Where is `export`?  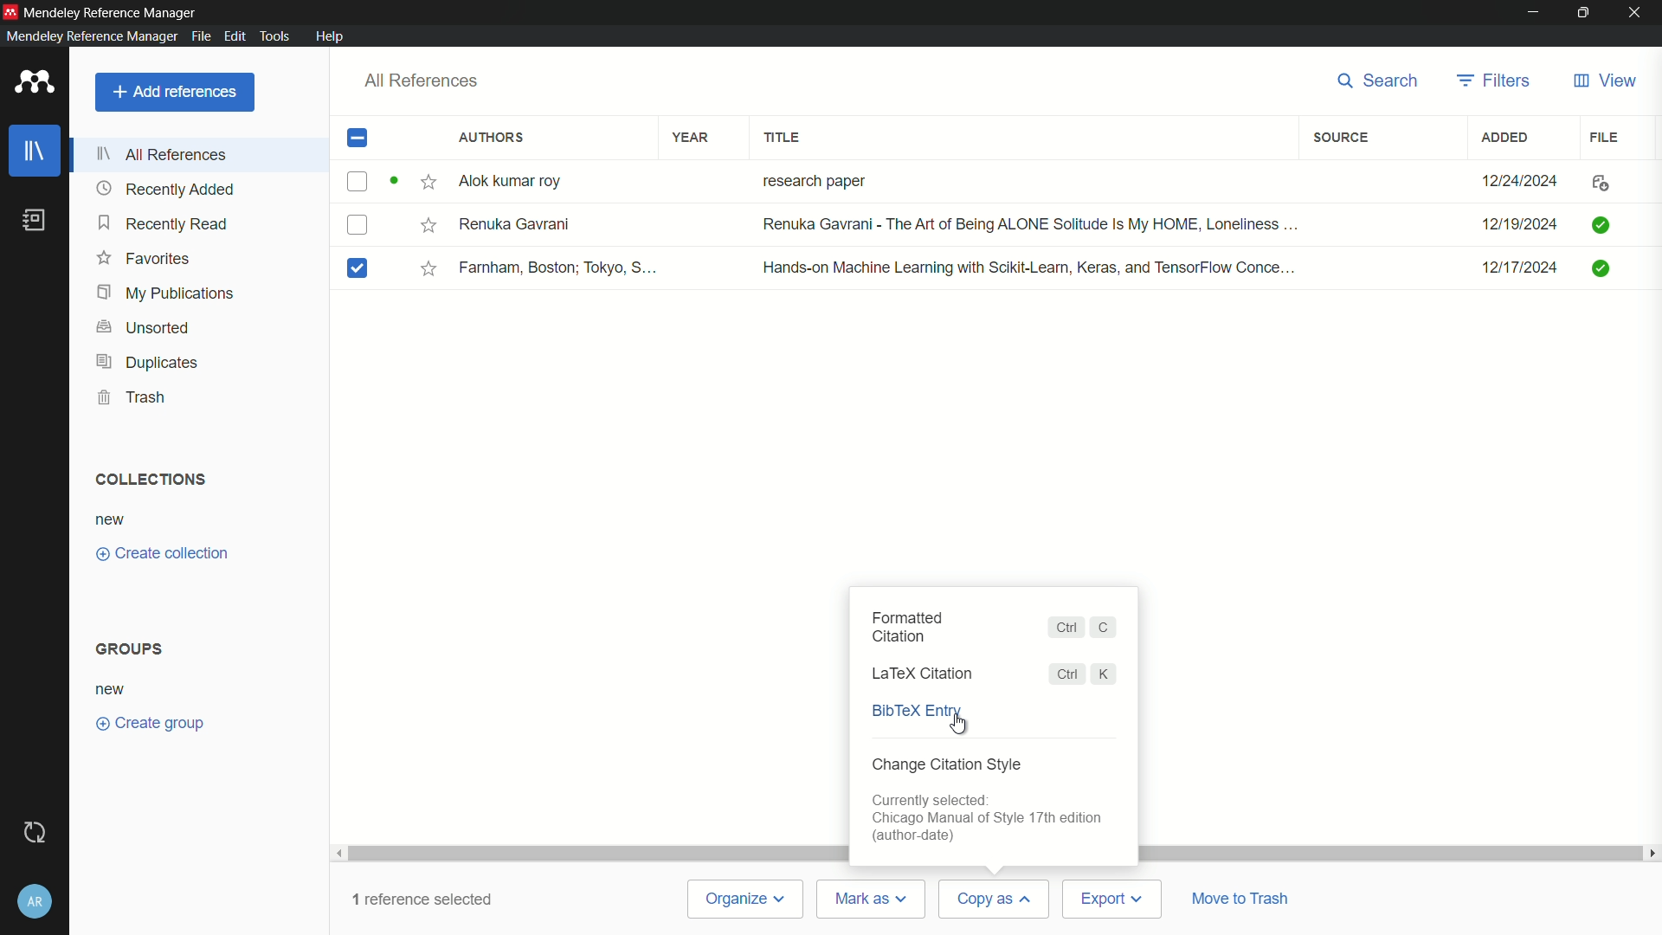 export is located at coordinates (1112, 899).